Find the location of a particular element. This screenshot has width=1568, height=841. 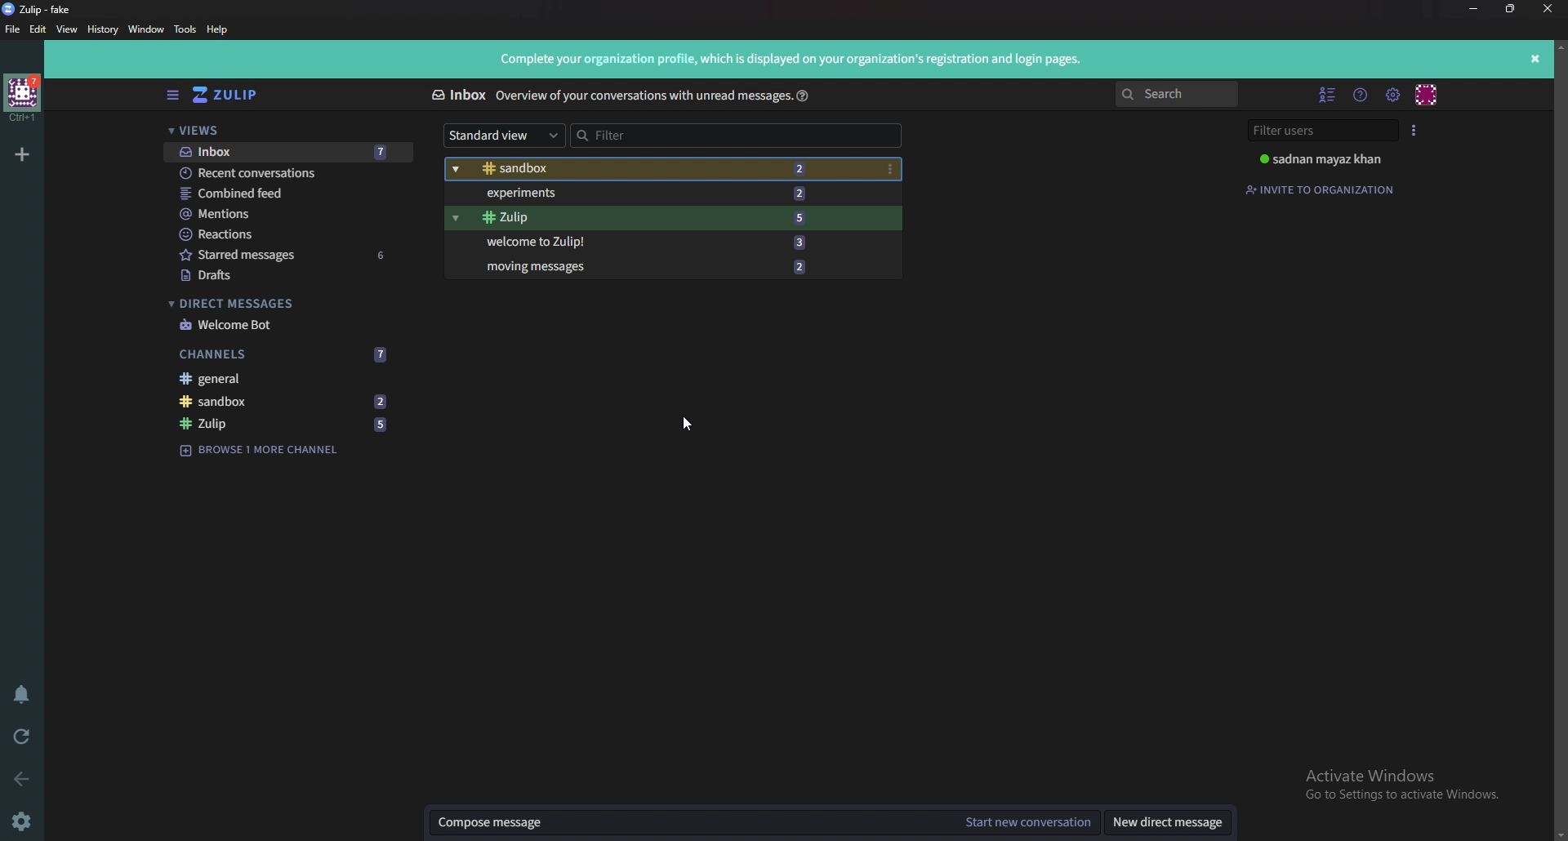

Personal menu is located at coordinates (1428, 93).